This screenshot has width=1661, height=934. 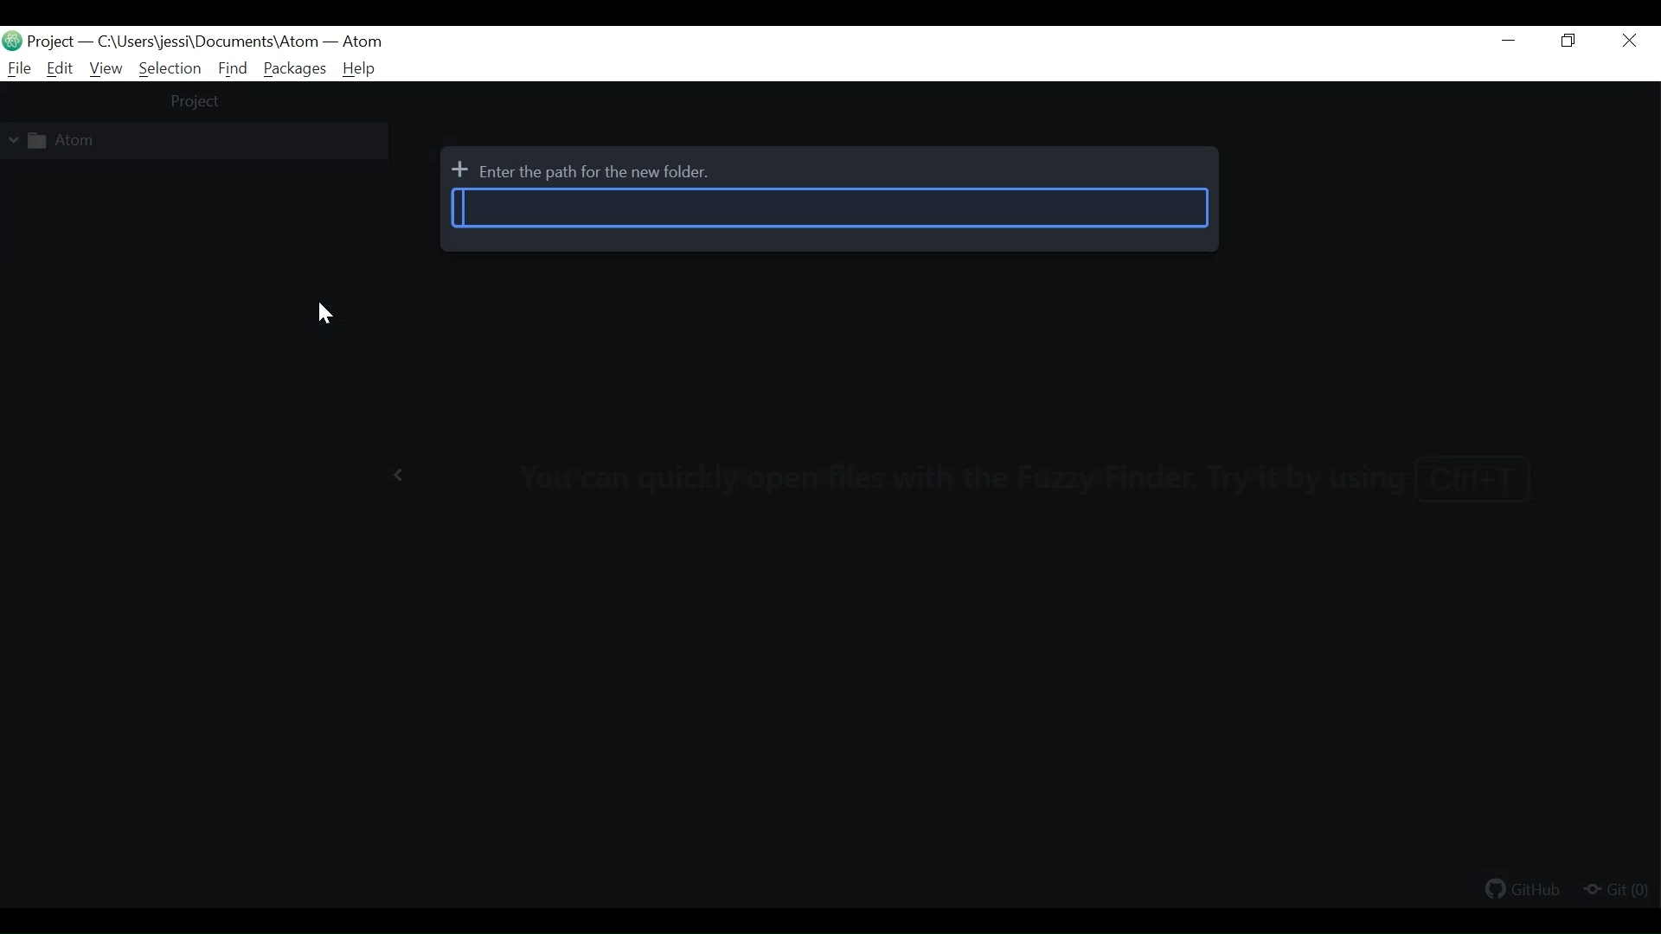 What do you see at coordinates (53, 42) in the screenshot?
I see `Projects` at bounding box center [53, 42].